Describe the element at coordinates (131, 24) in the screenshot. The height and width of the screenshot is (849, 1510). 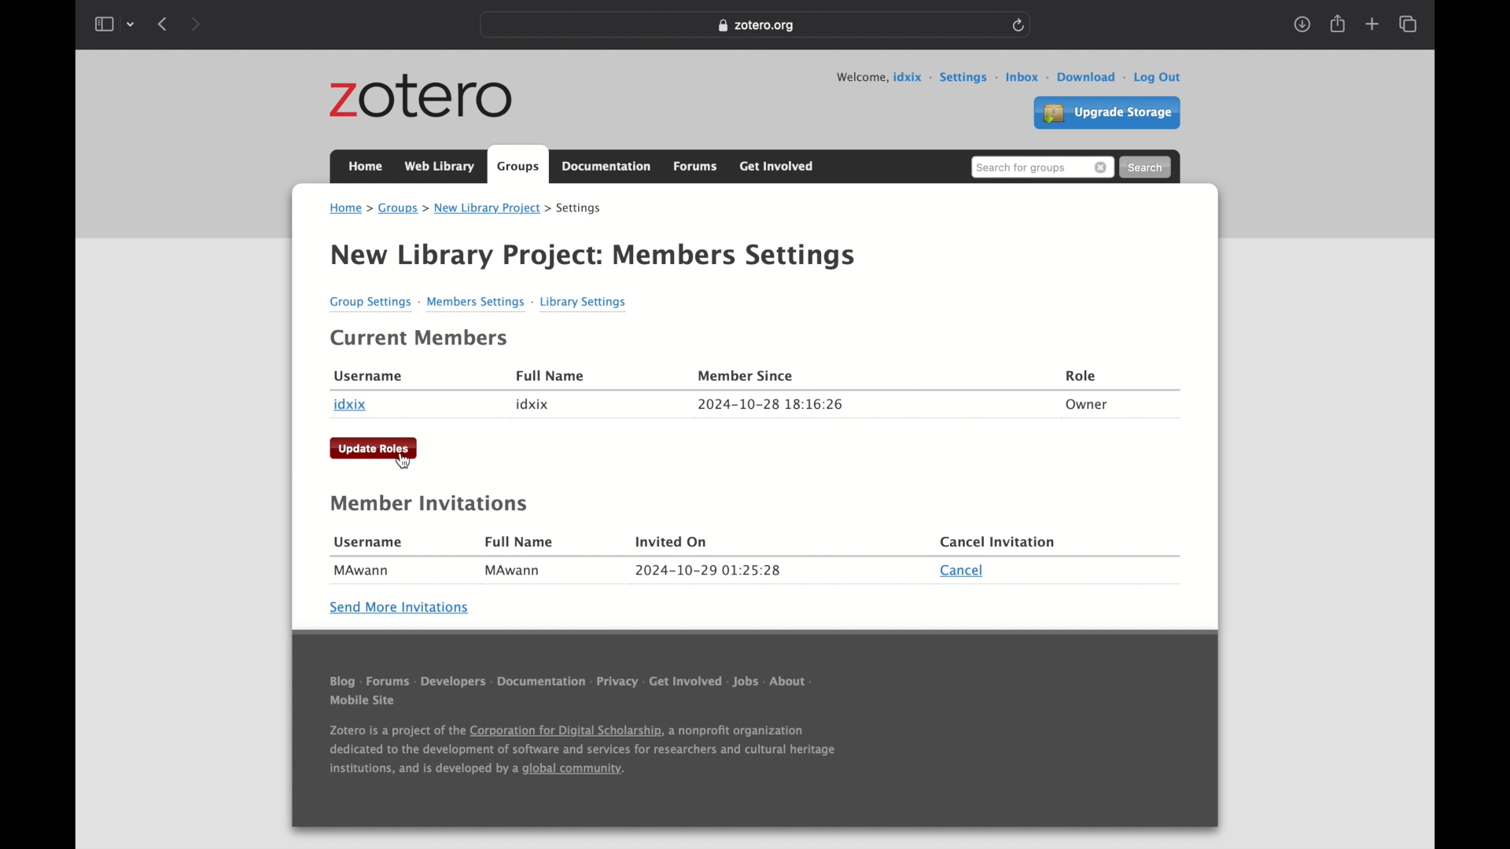
I see `tab group picker` at that location.